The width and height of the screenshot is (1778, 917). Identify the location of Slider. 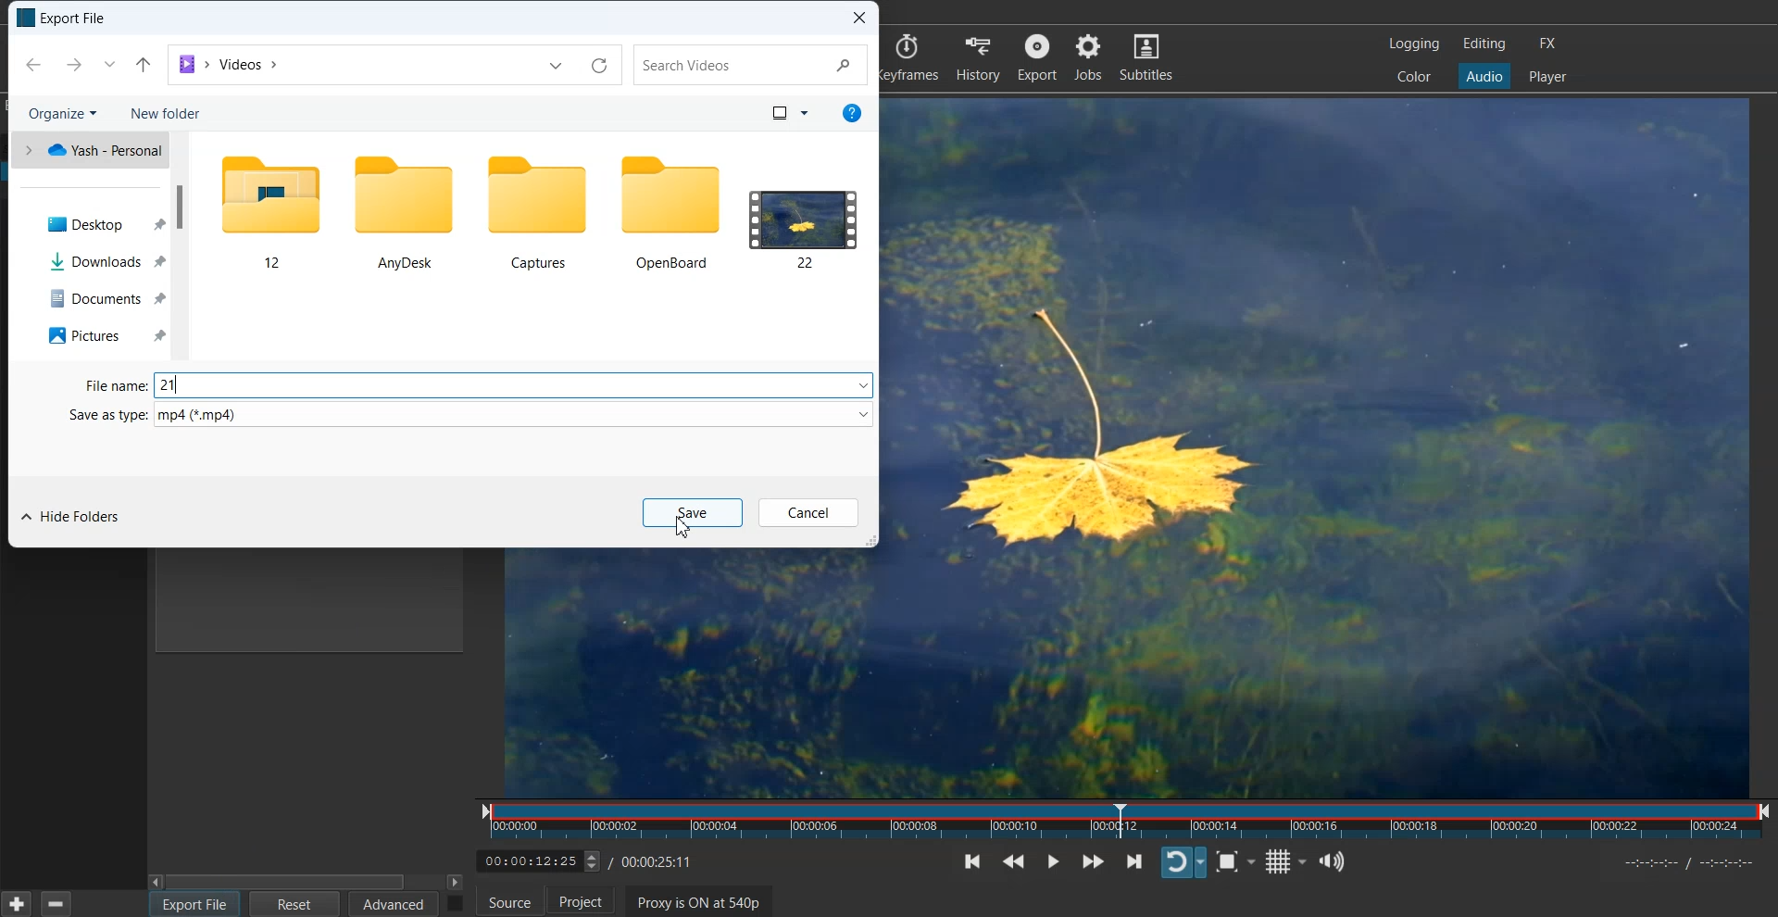
(1129, 822).